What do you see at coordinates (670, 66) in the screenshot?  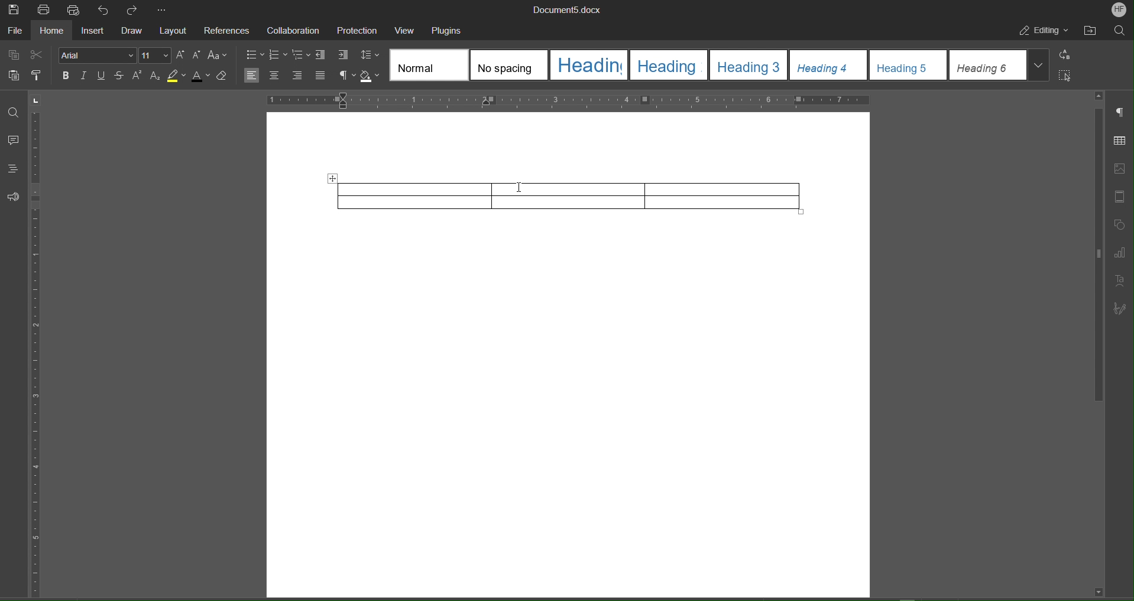 I see `heading 2` at bounding box center [670, 66].